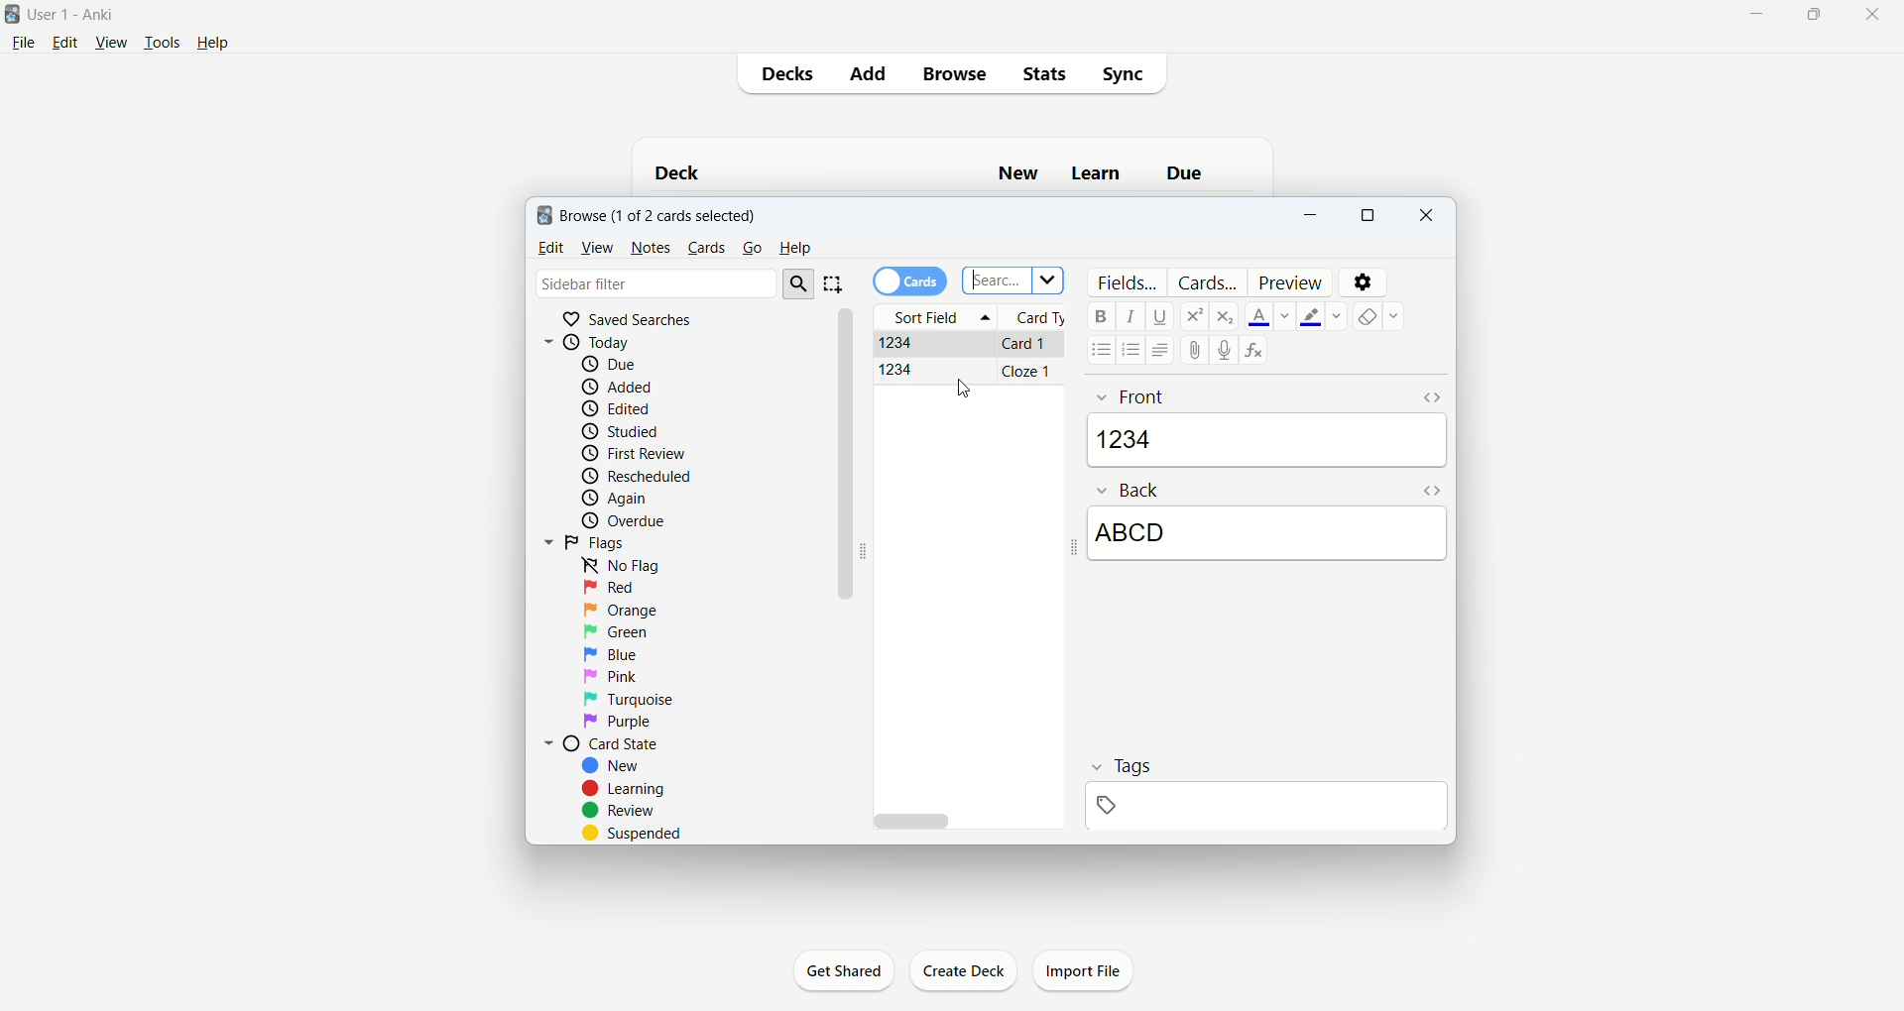 The width and height of the screenshot is (1904, 1011). I want to click on decks, so click(793, 75).